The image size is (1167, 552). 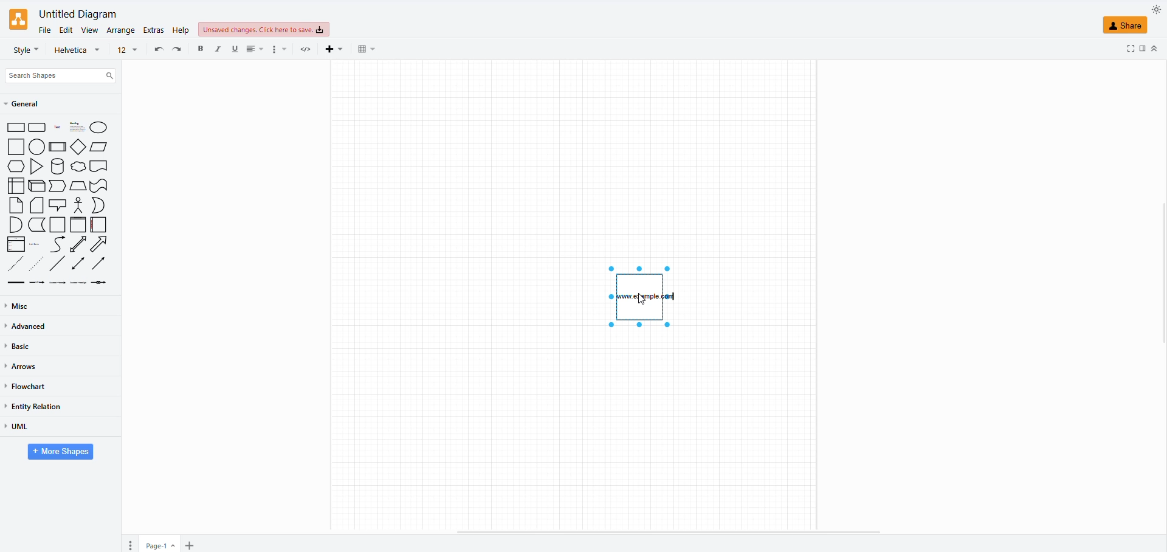 I want to click on note, so click(x=16, y=205).